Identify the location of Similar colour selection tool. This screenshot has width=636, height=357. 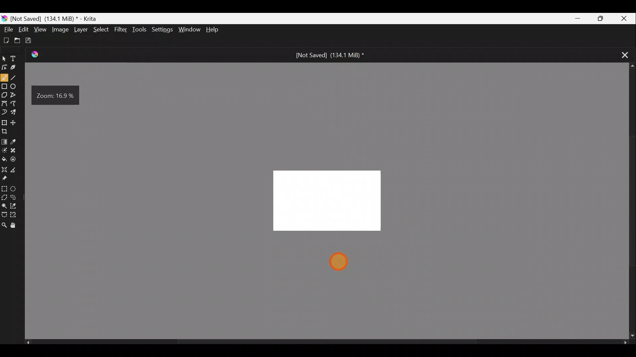
(16, 207).